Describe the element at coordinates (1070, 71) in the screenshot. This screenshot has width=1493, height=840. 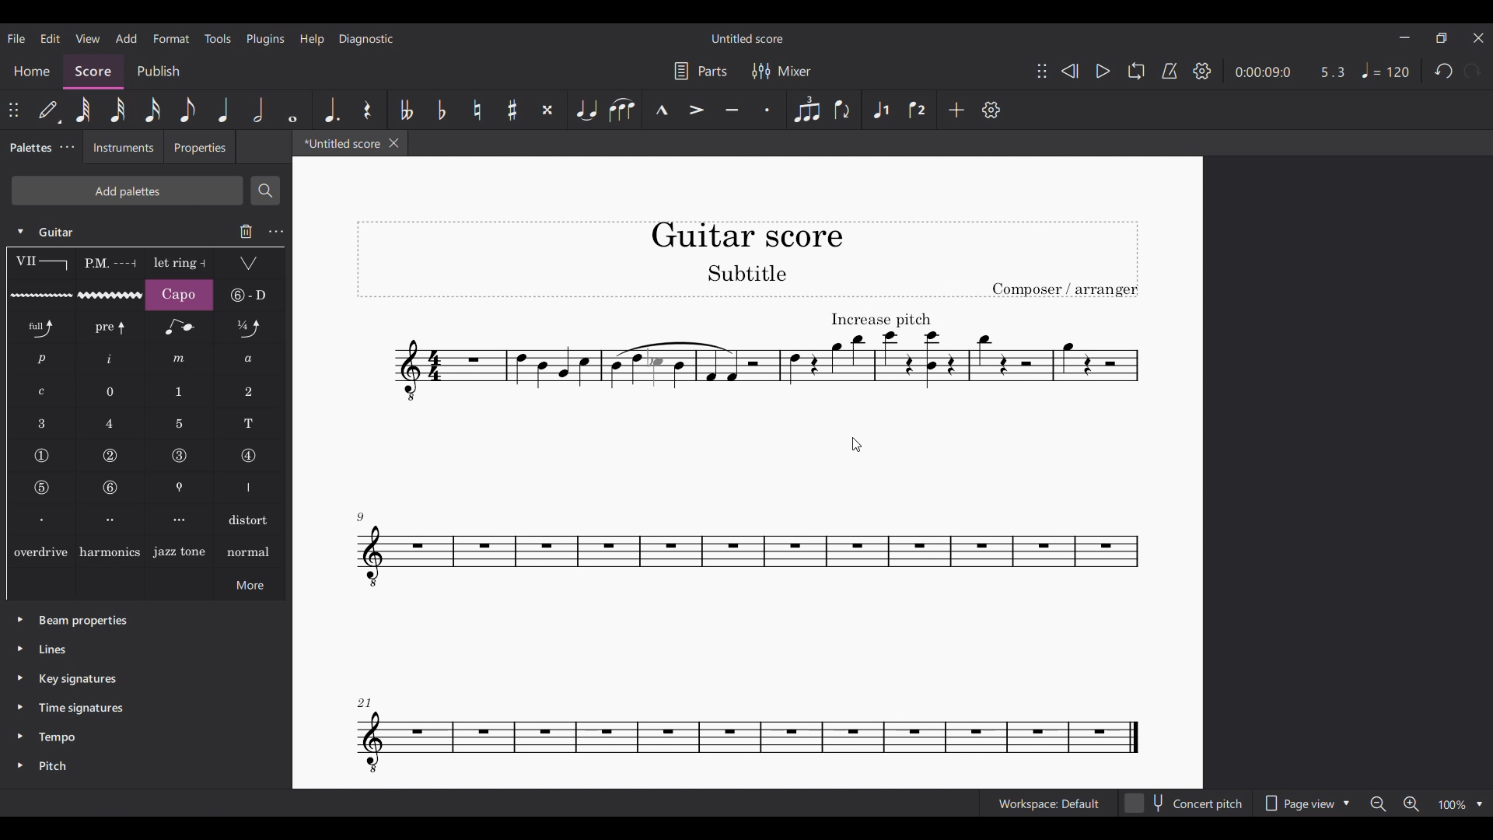
I see `Rewind` at that location.